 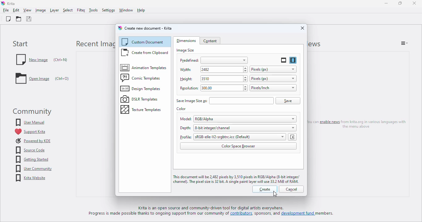 I want to click on color space browser, so click(x=238, y=146).